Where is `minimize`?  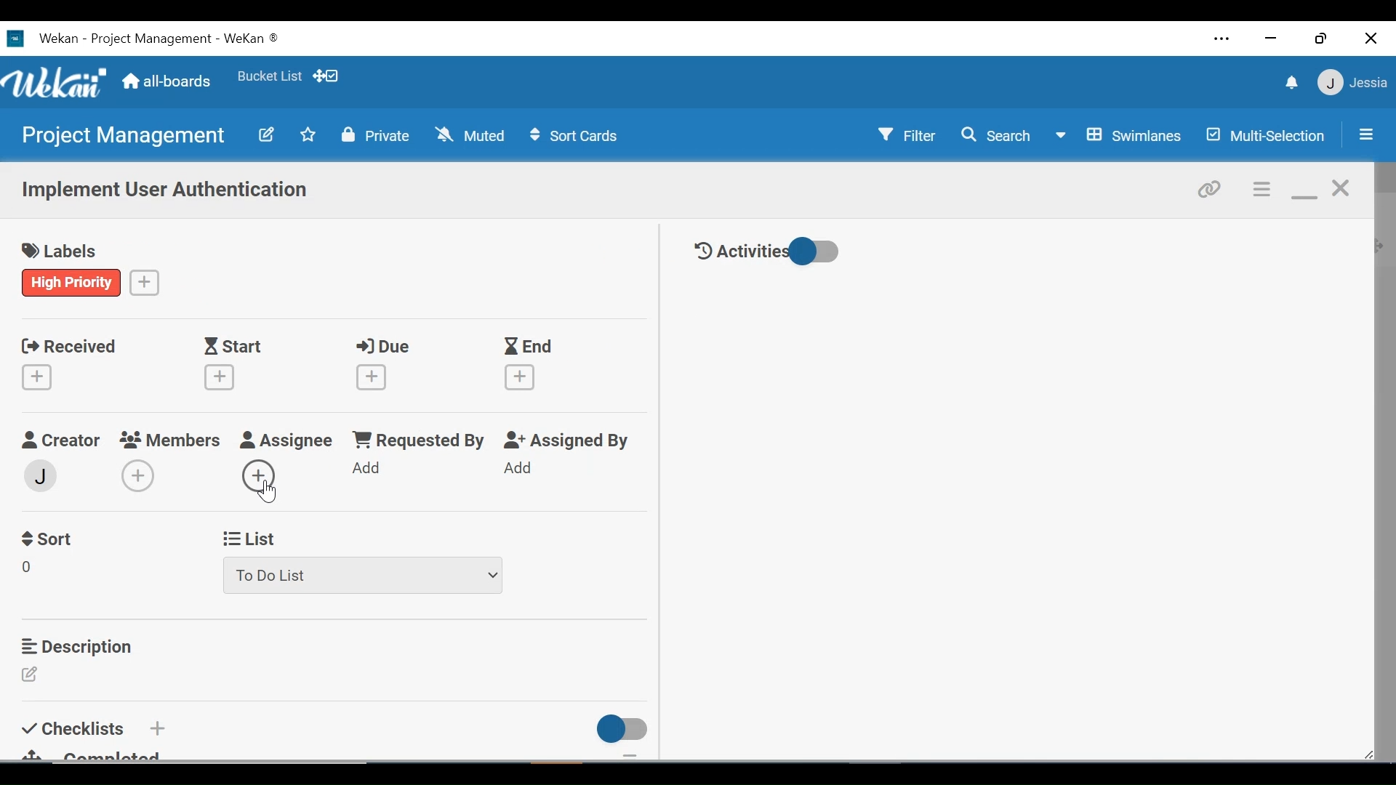
minimize is located at coordinates (1304, 190).